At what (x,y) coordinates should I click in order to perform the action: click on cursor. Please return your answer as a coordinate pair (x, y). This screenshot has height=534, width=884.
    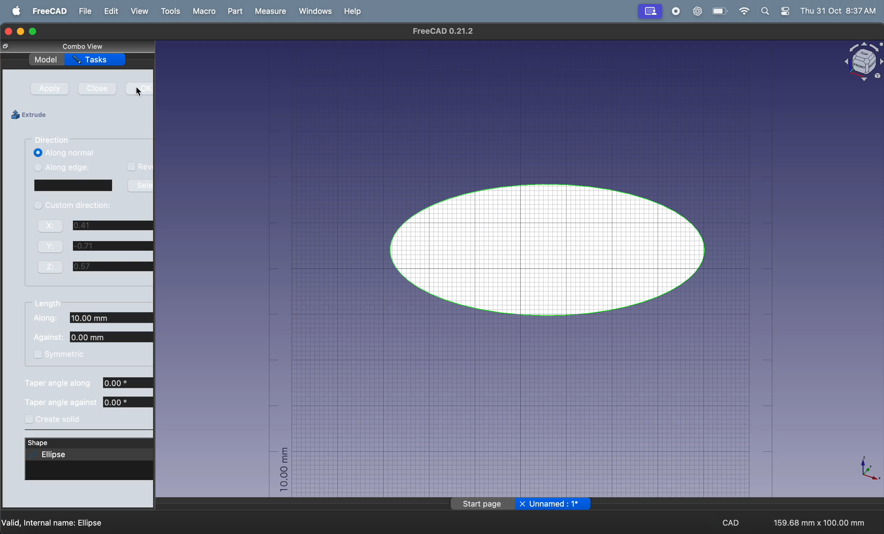
    Looking at the image, I should click on (140, 91).